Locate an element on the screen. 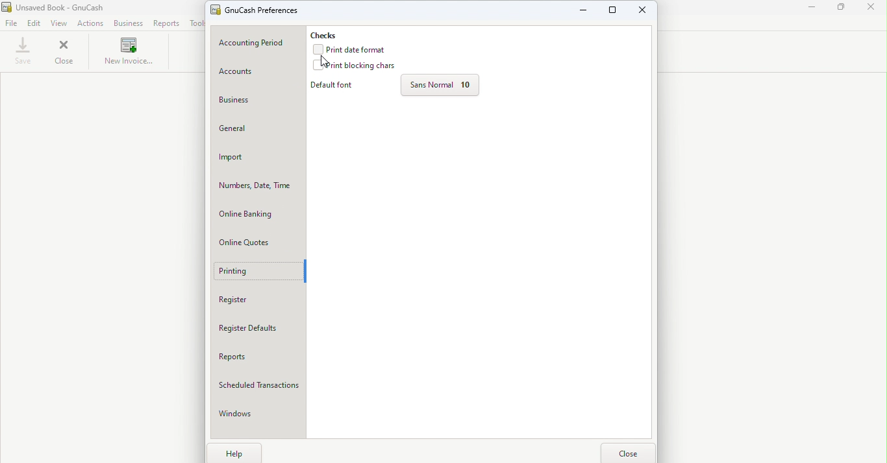 This screenshot has height=463, width=887. Business is located at coordinates (128, 24).